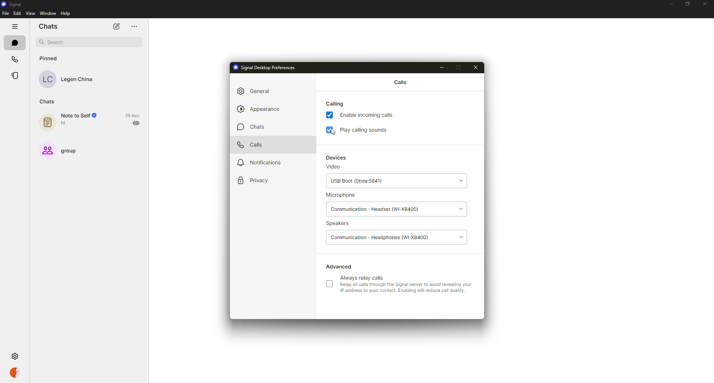  I want to click on sent, so click(137, 123).